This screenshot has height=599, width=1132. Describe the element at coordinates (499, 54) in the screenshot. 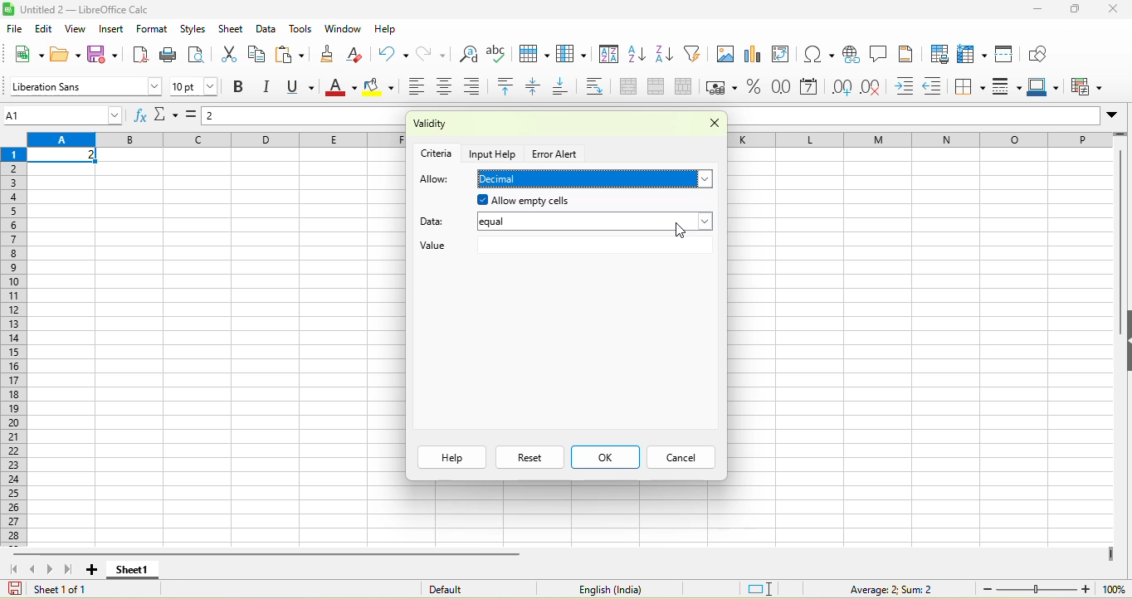

I see `spelling` at that location.